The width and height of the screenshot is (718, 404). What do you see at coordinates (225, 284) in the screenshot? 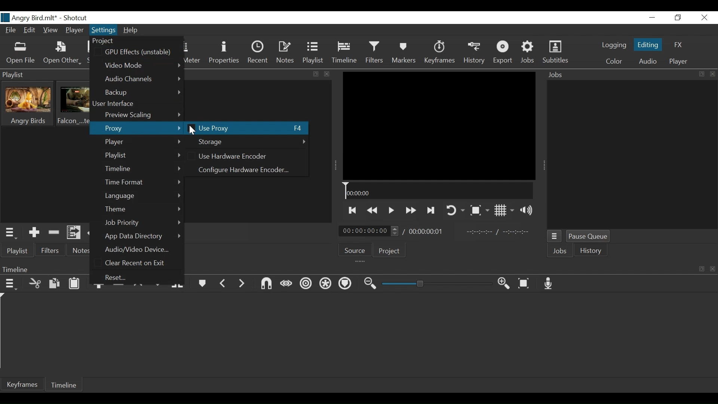
I see `Previous marker` at bounding box center [225, 284].